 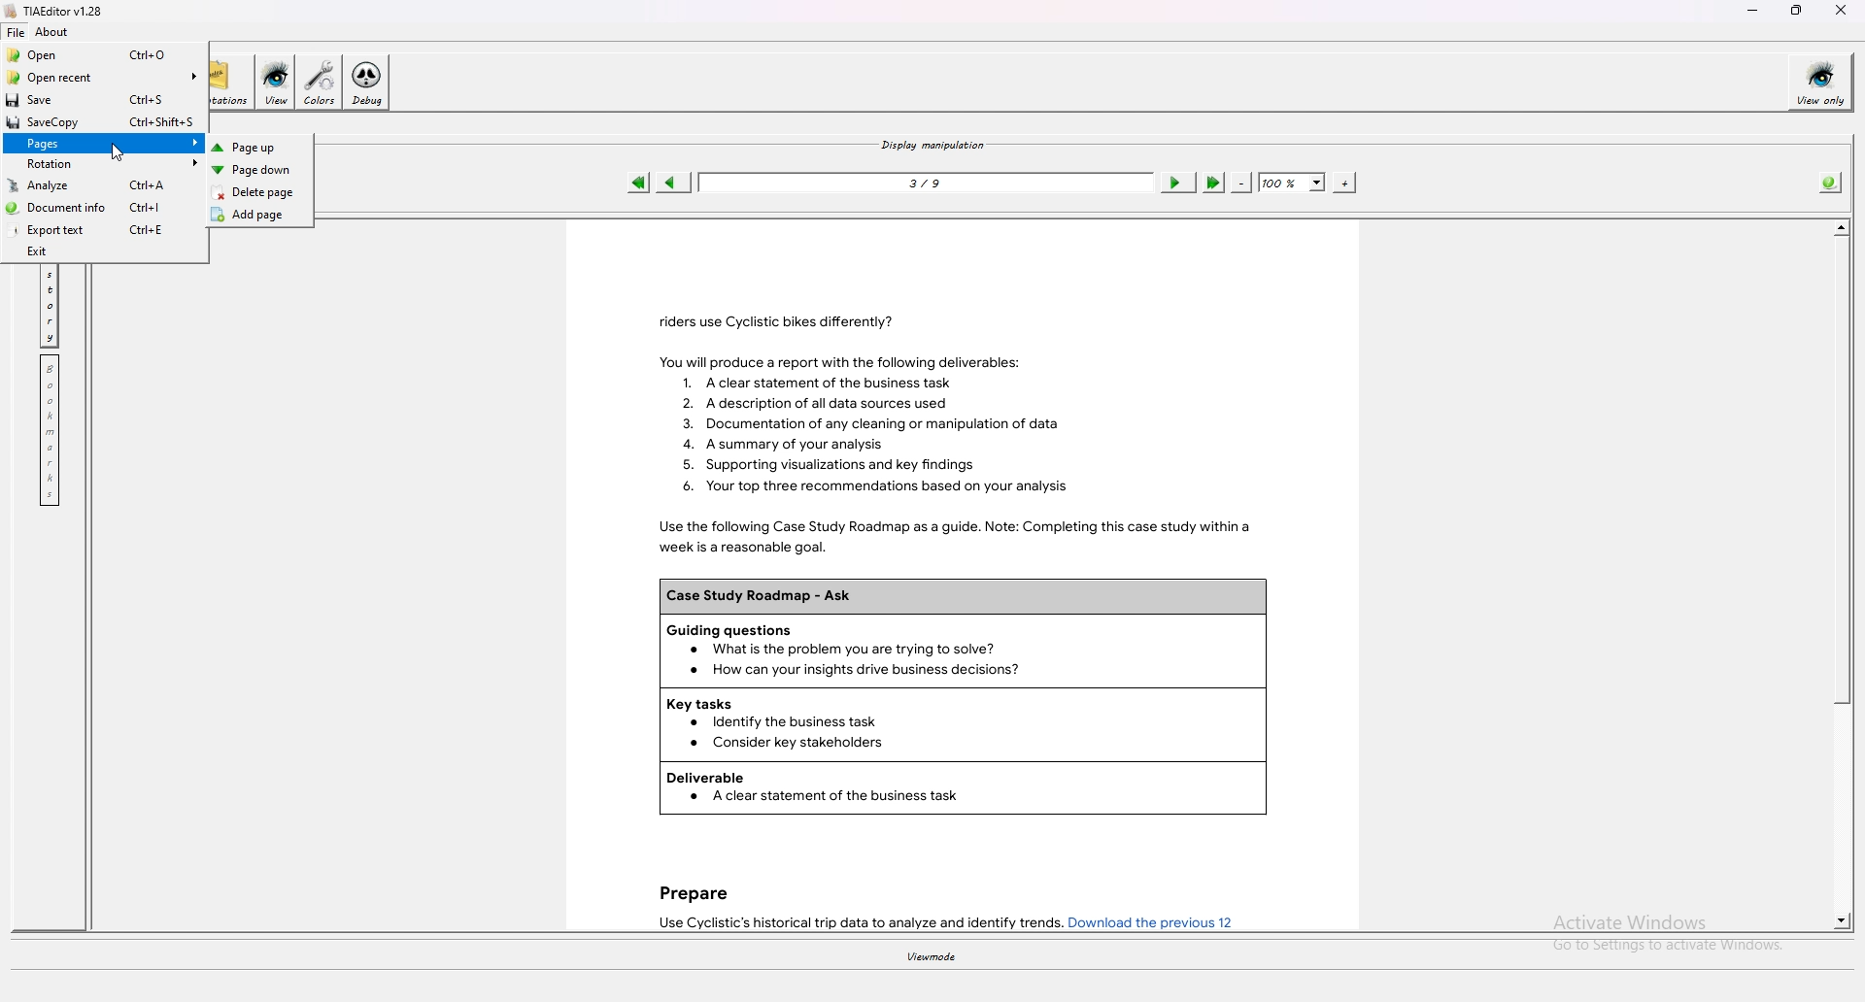 What do you see at coordinates (1798, 10) in the screenshot?
I see `resize` at bounding box center [1798, 10].